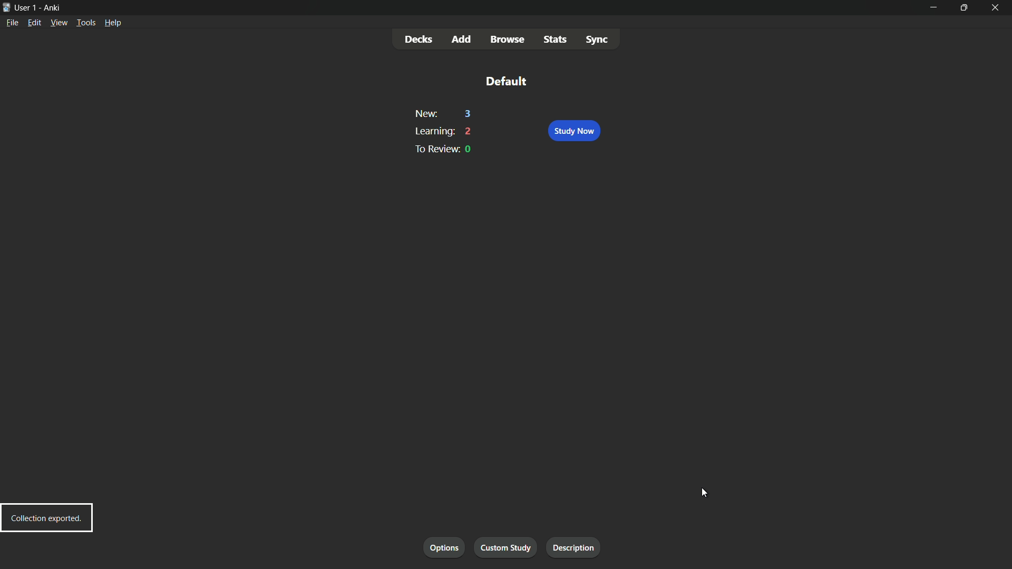  Describe the element at coordinates (53, 7) in the screenshot. I see `app name` at that location.